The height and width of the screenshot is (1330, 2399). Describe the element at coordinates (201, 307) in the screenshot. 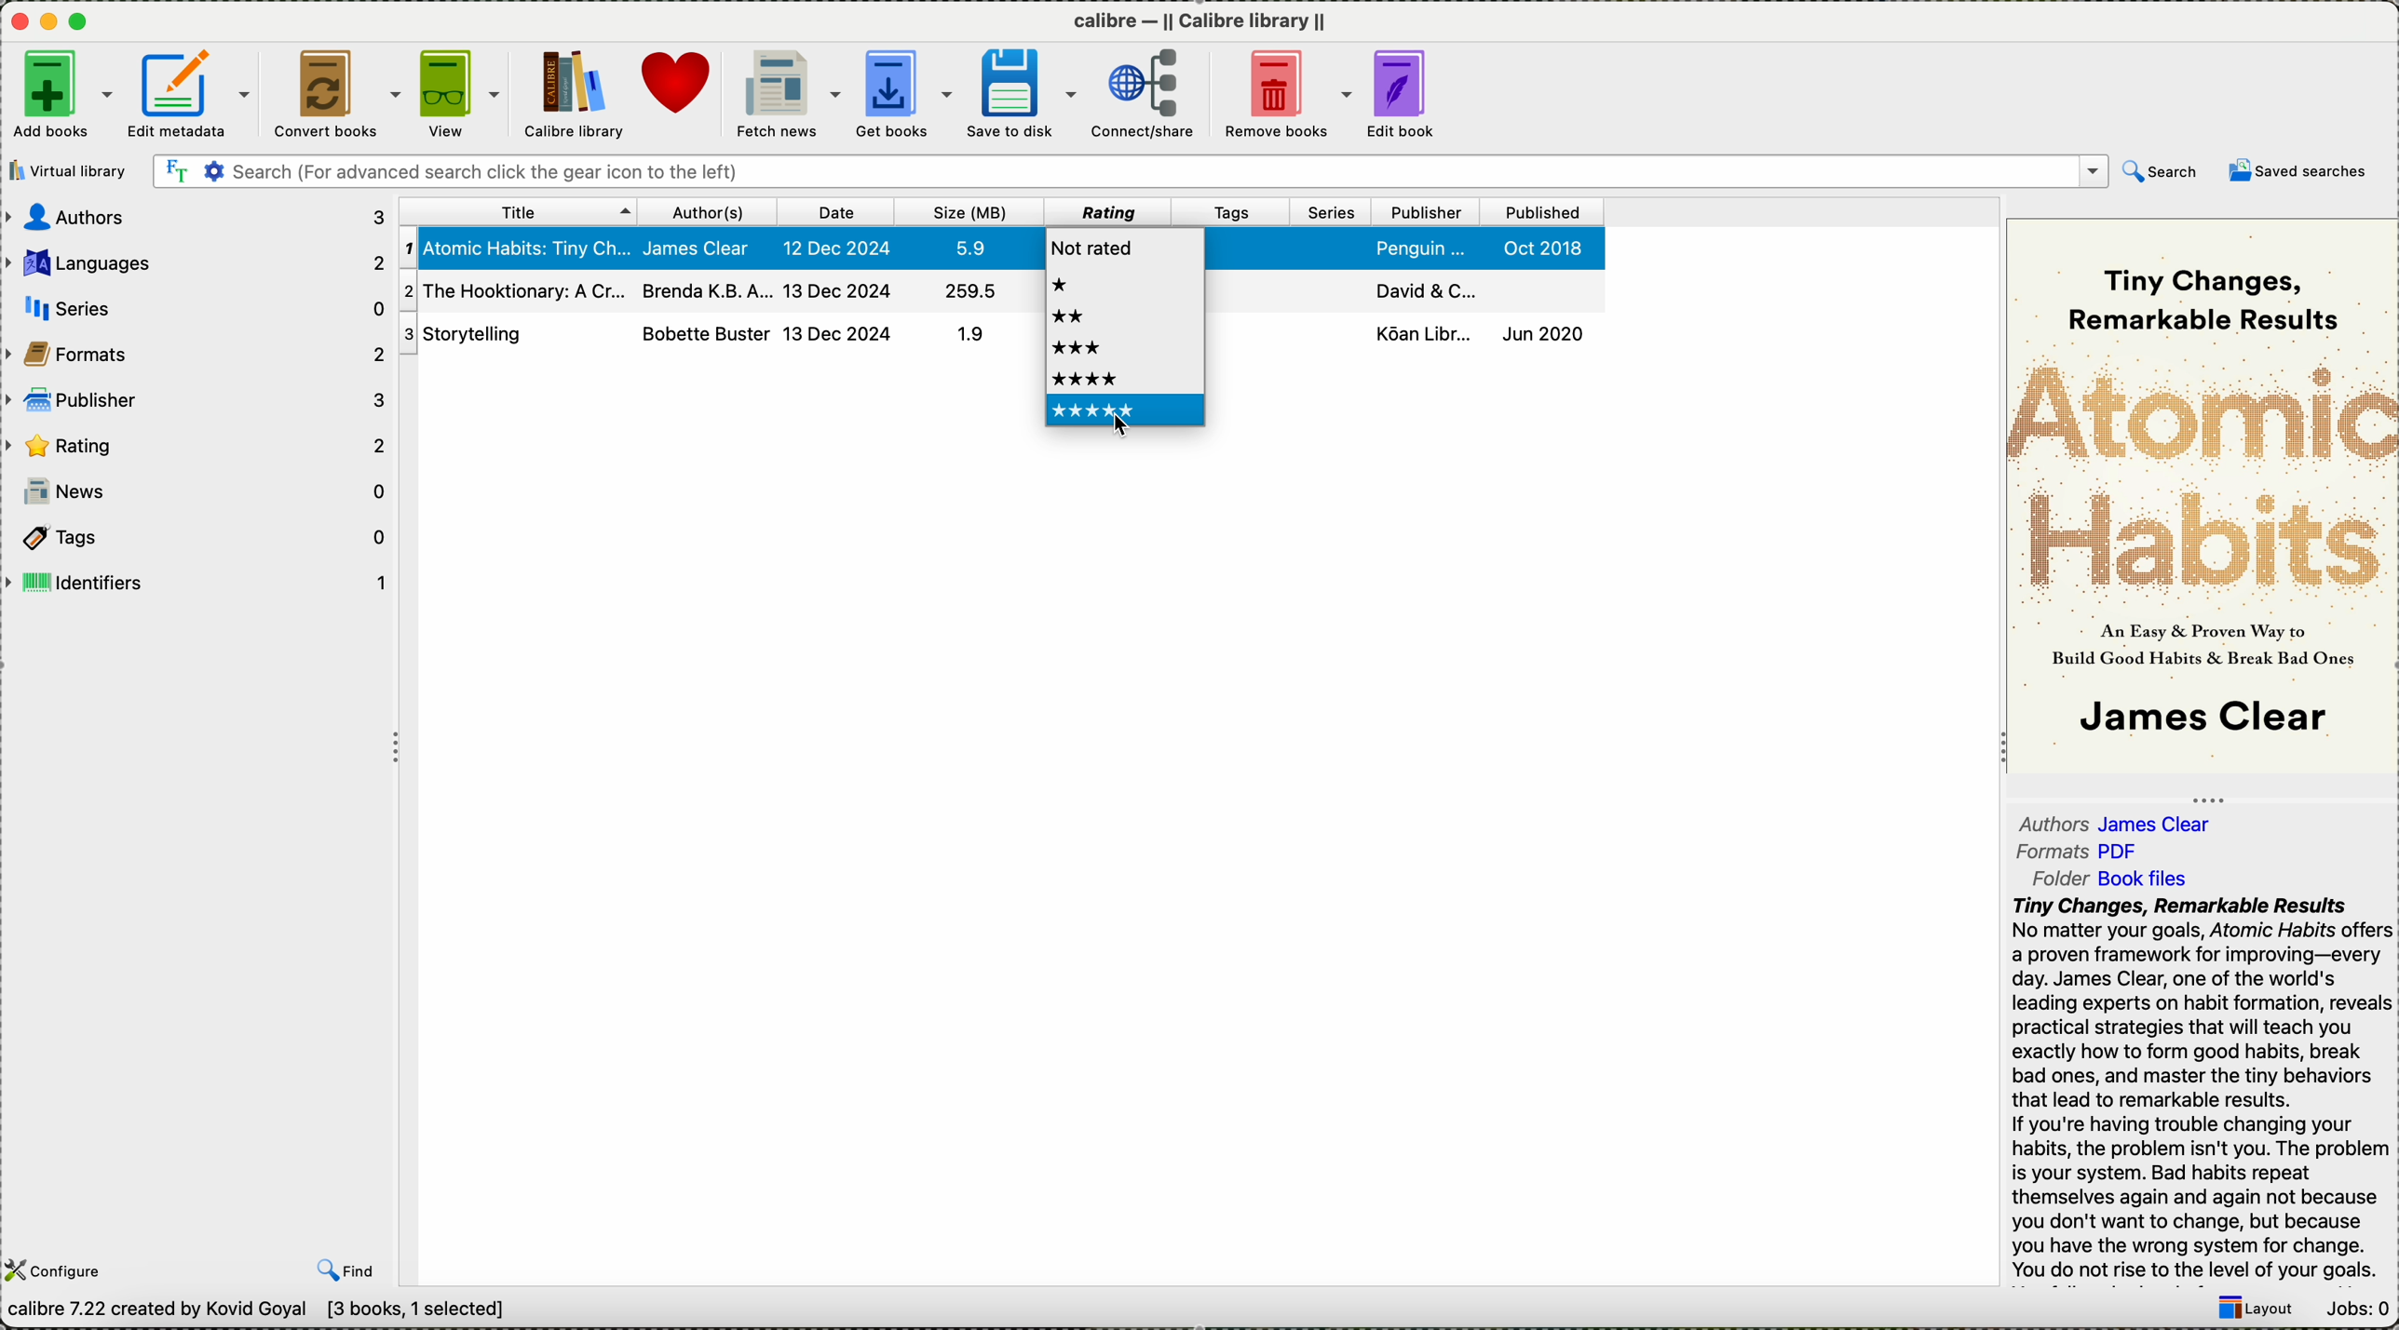

I see `series` at that location.